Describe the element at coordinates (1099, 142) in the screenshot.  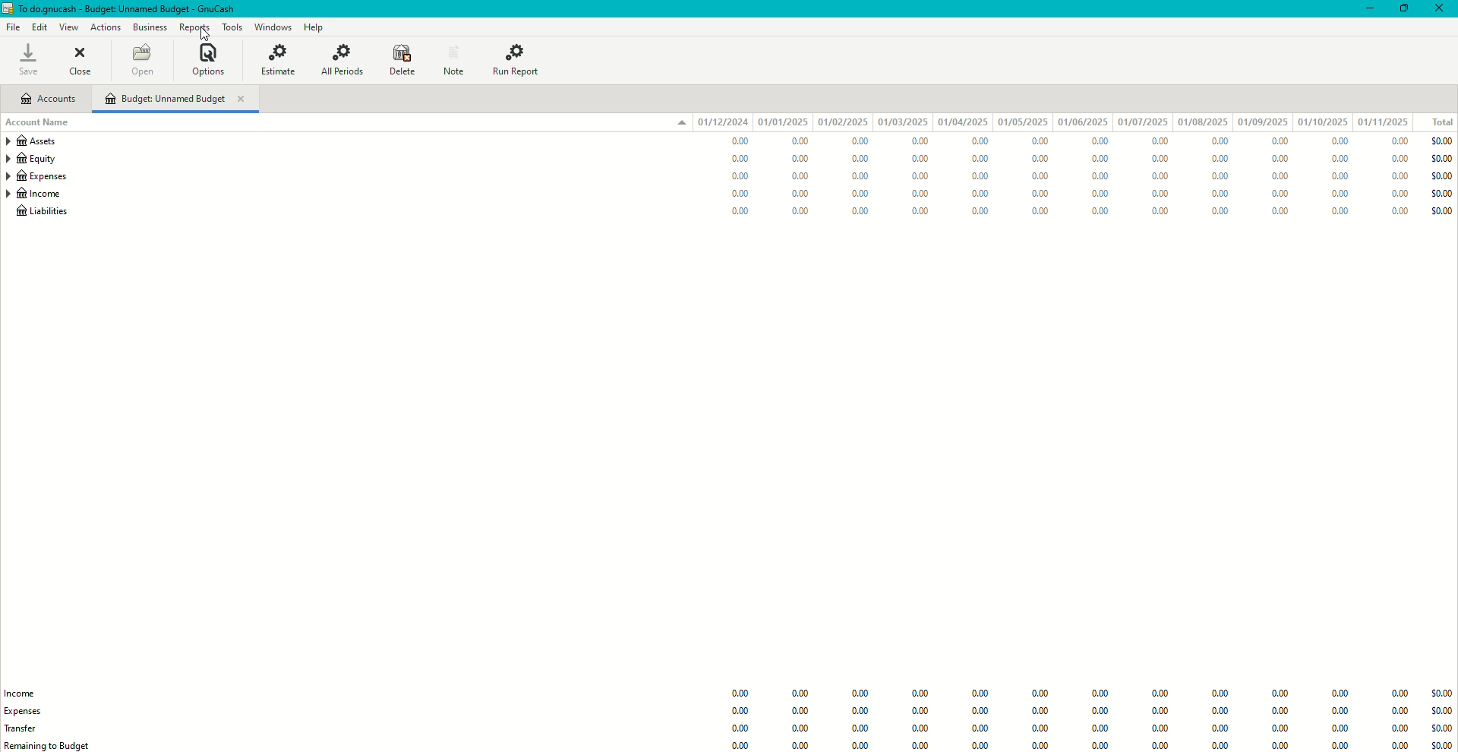
I see `0.00` at that location.